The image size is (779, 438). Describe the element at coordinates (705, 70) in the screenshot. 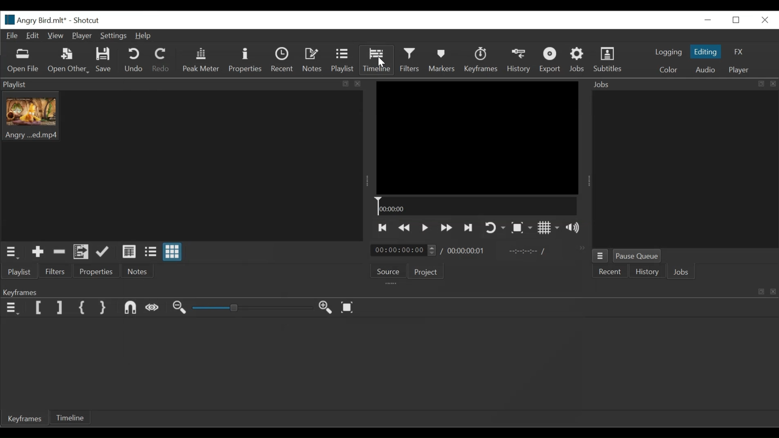

I see `Audio` at that location.